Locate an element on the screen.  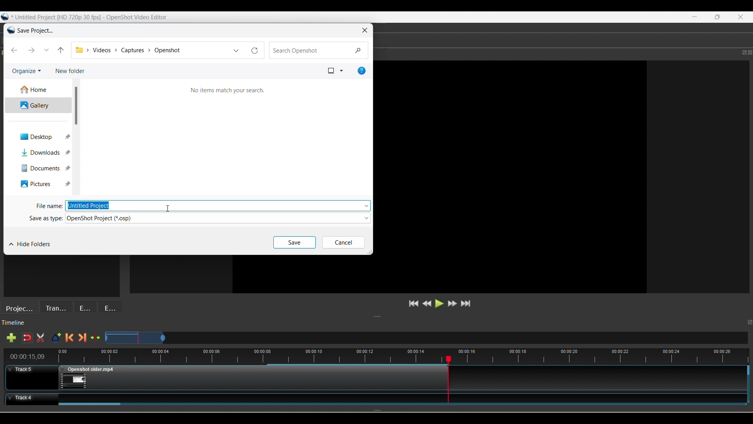
Current timestamp of playhead is located at coordinates (28, 356).